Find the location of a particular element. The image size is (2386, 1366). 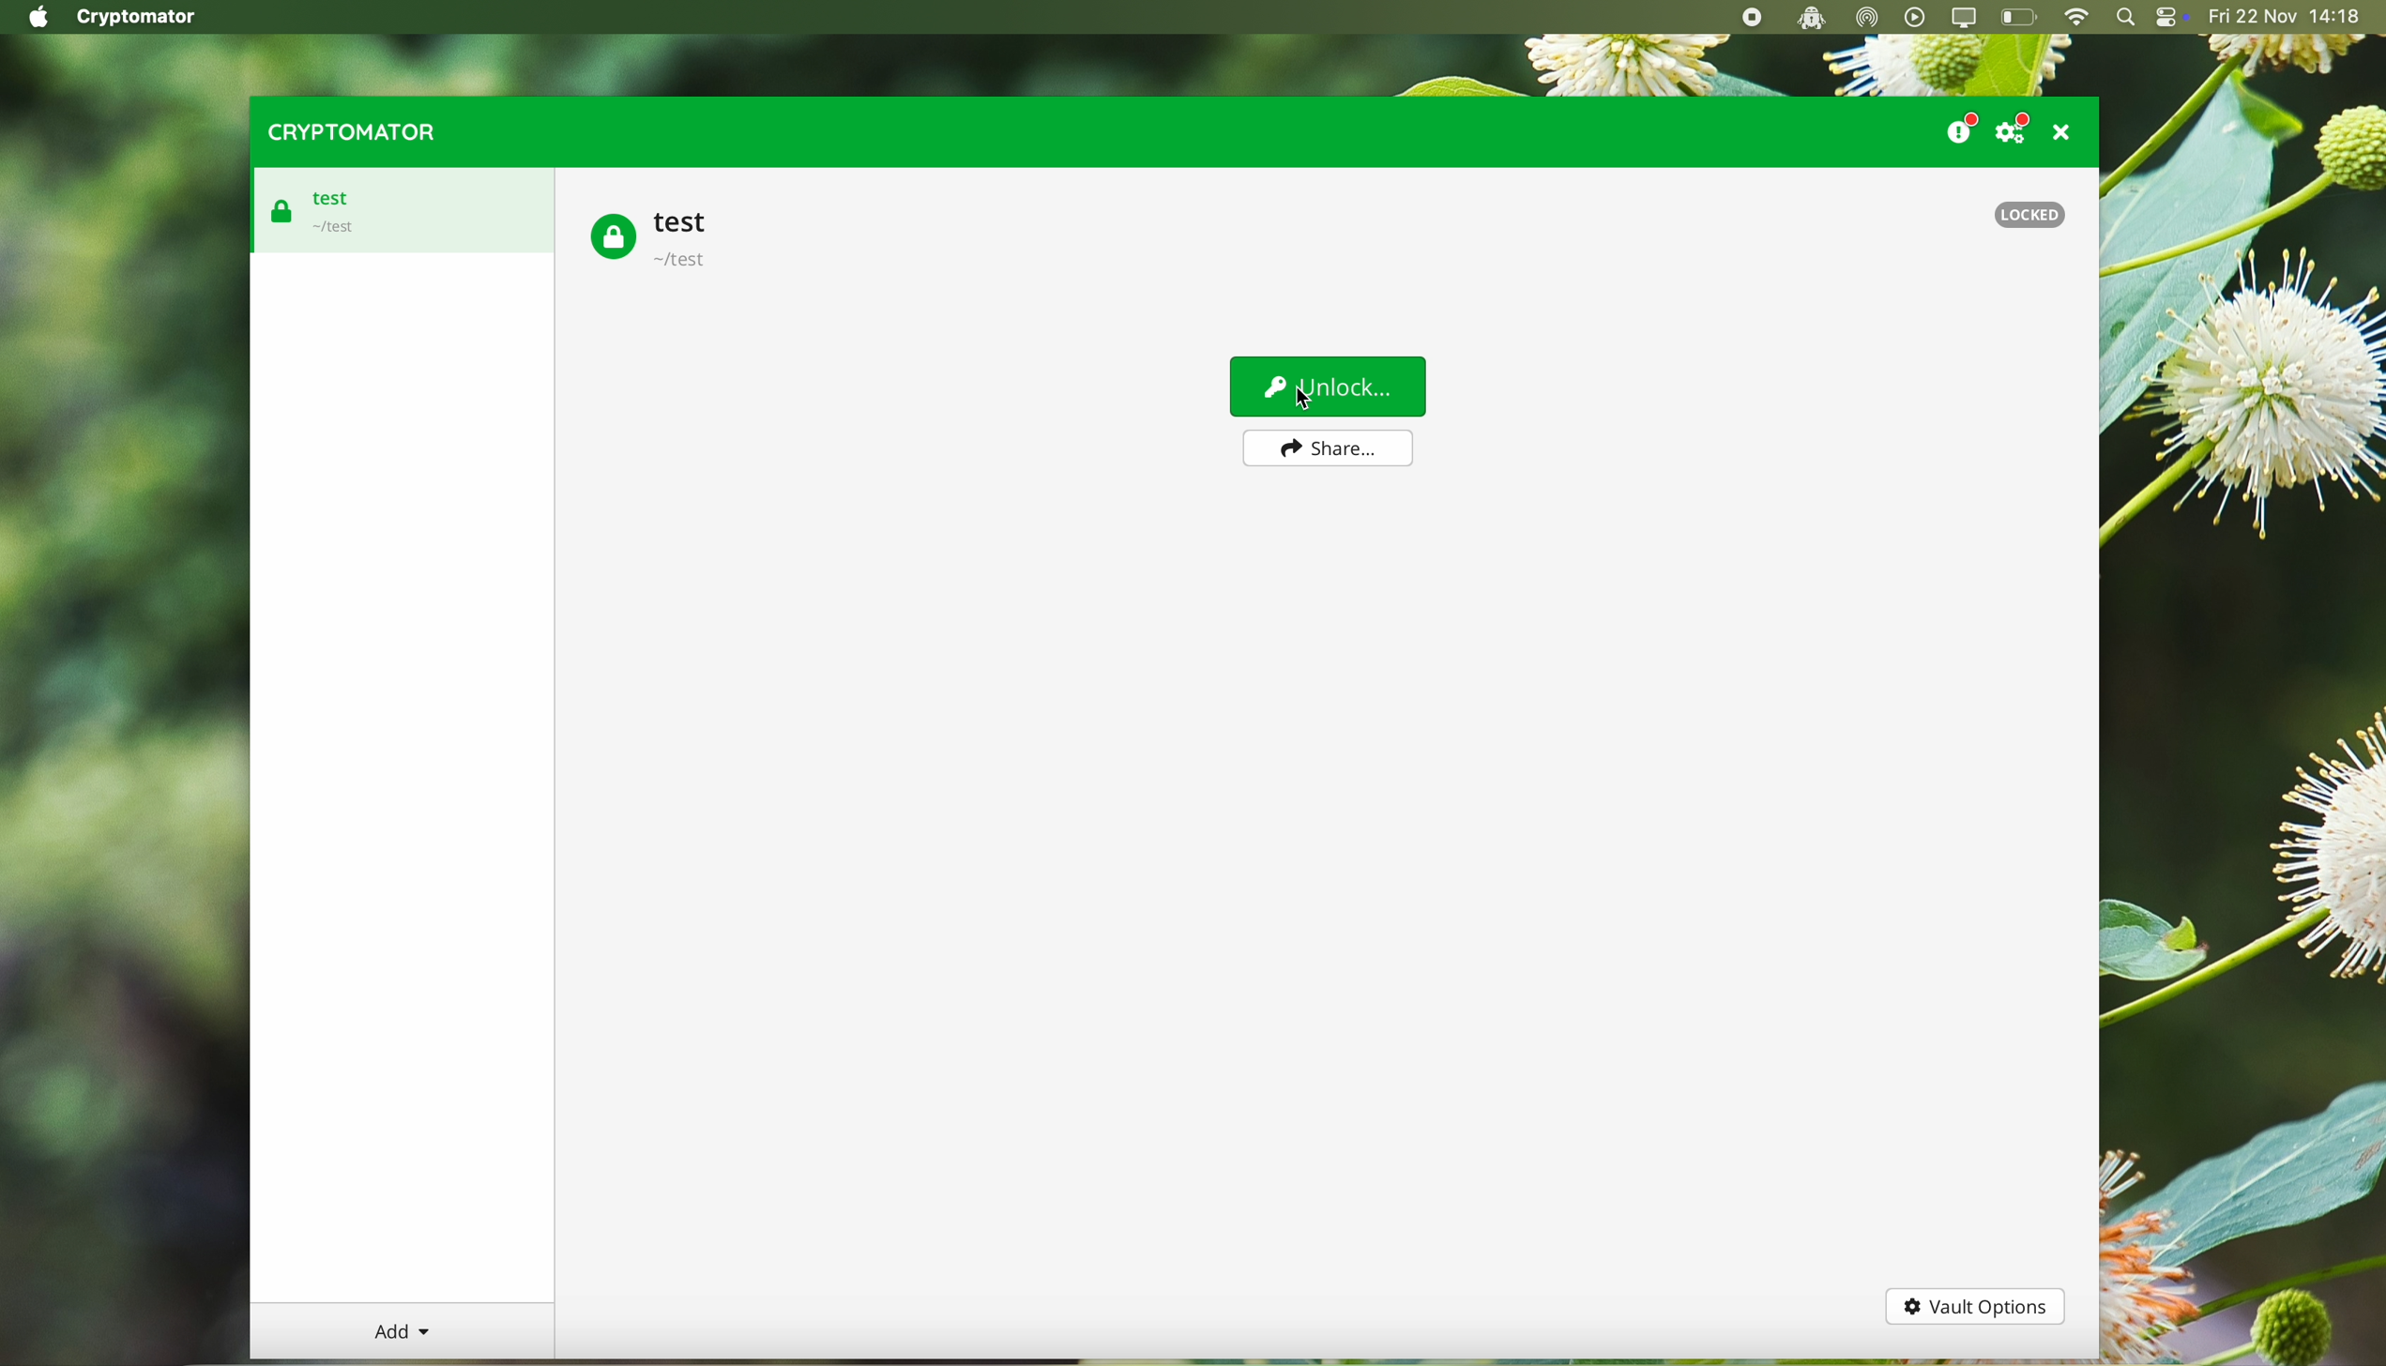

play is located at coordinates (1916, 17).